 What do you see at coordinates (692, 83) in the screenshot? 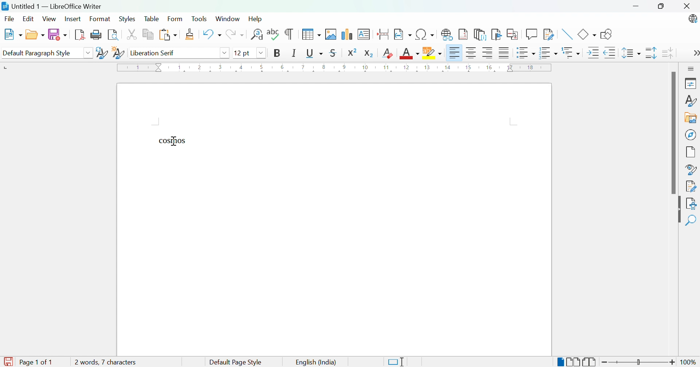
I see `Properties` at bounding box center [692, 83].